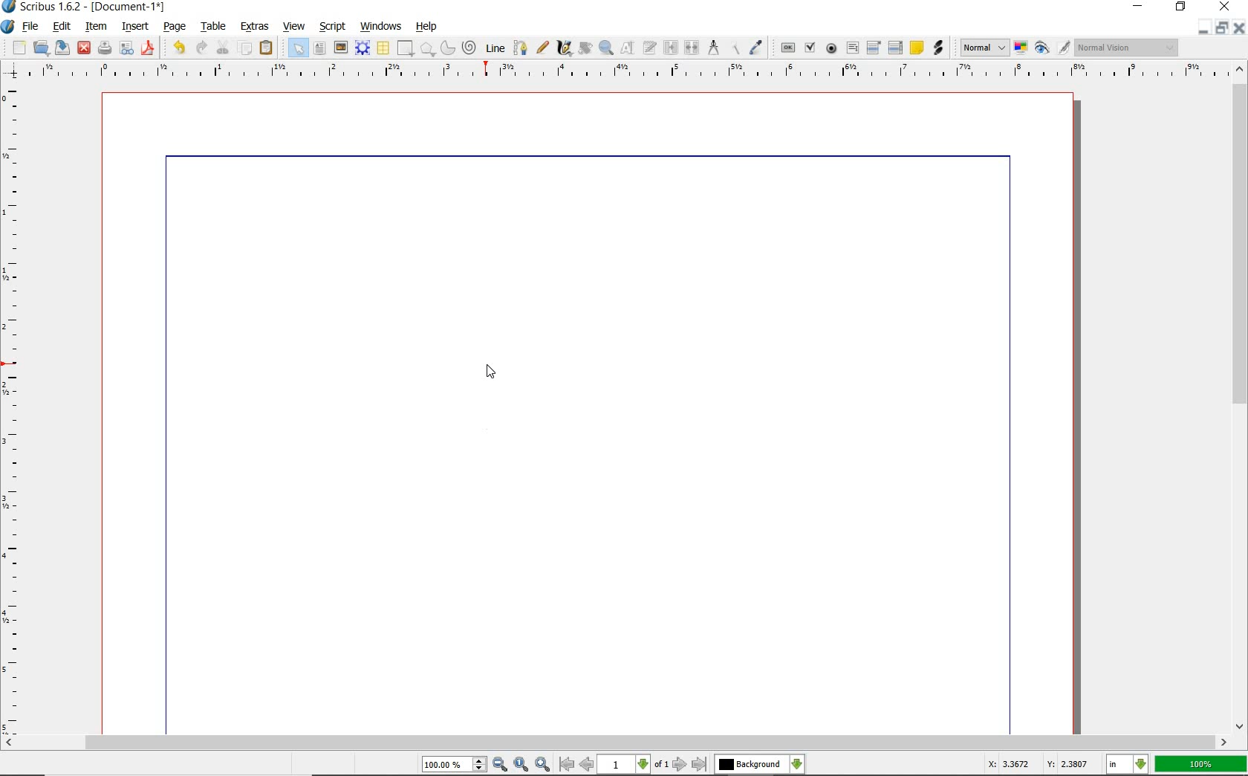 The height and width of the screenshot is (776, 1248). What do you see at coordinates (493, 373) in the screenshot?
I see `Cursor` at bounding box center [493, 373].